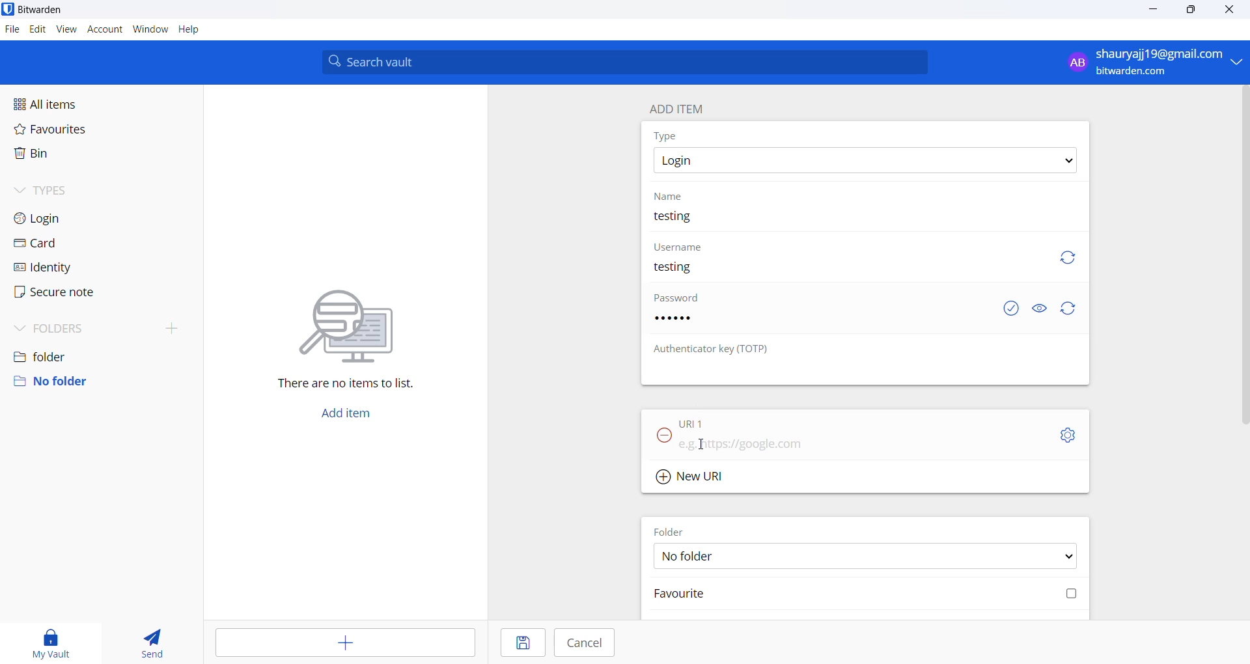 The width and height of the screenshot is (1250, 664). Describe the element at coordinates (1042, 306) in the screenshot. I see `show or hide` at that location.